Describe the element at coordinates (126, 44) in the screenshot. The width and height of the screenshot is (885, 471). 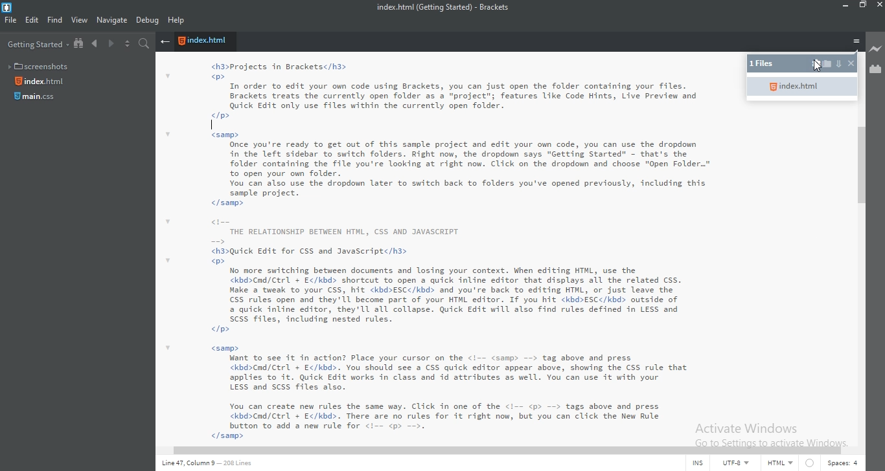
I see `Split the editor vertically or horizontally` at that location.